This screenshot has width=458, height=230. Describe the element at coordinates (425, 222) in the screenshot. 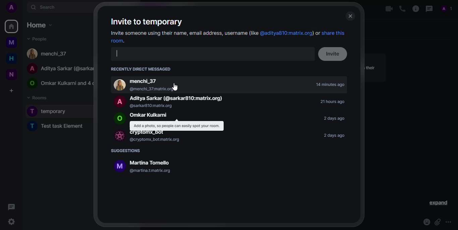

I see `emoji` at that location.